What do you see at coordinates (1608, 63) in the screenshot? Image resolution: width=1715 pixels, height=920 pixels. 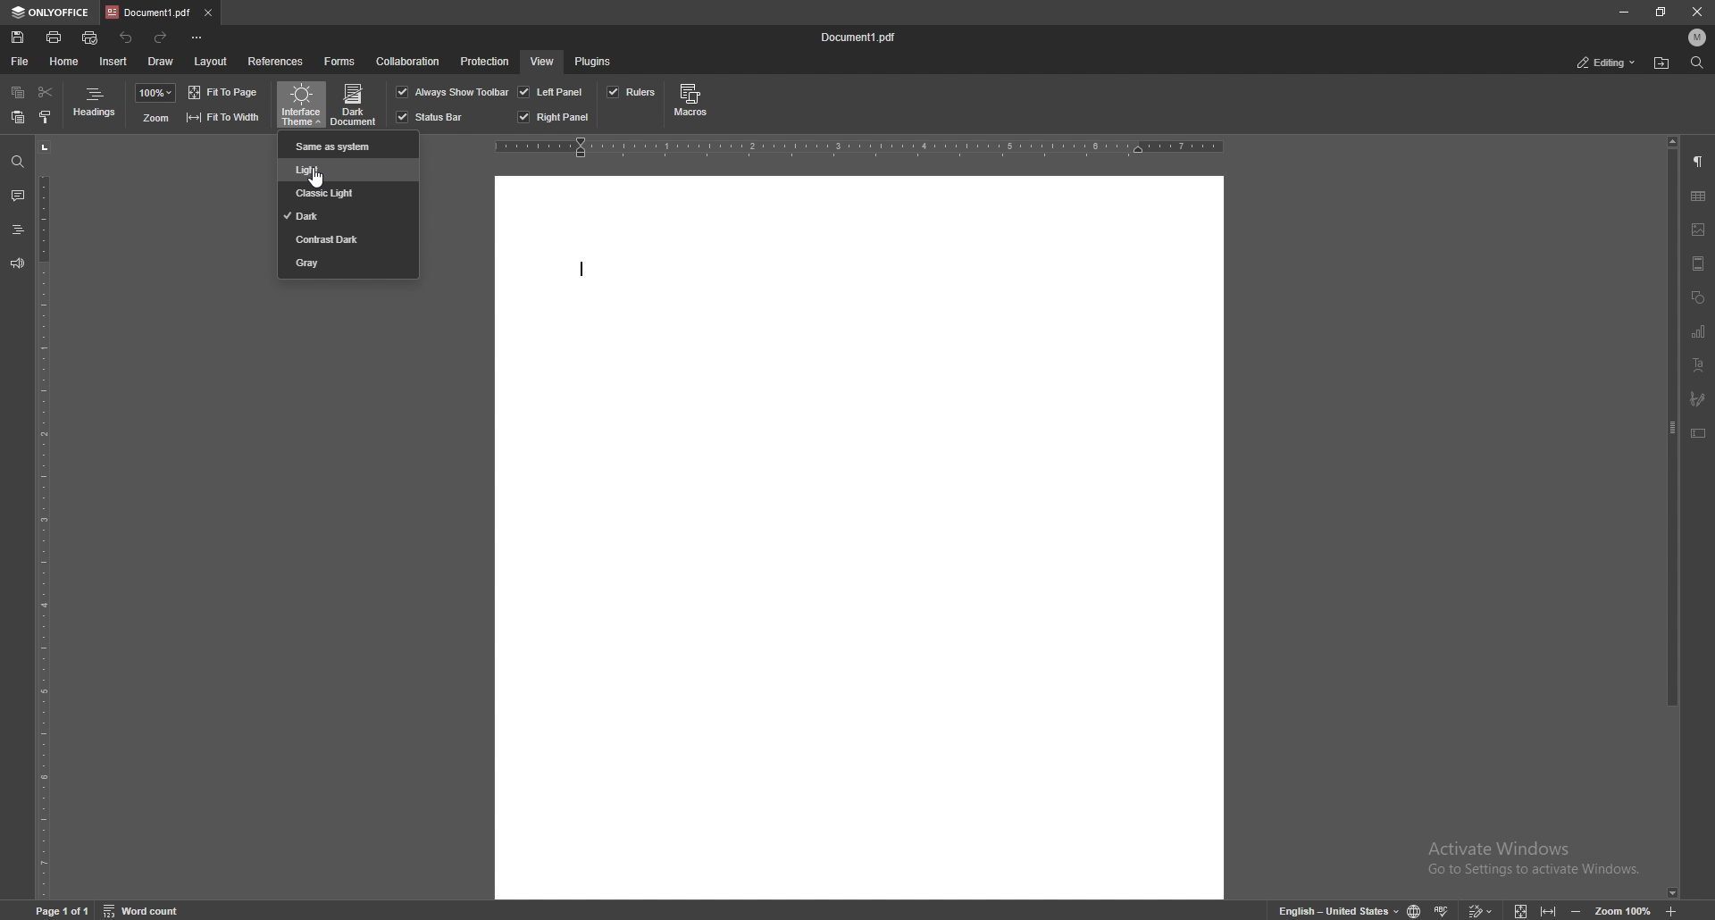 I see `status` at bounding box center [1608, 63].